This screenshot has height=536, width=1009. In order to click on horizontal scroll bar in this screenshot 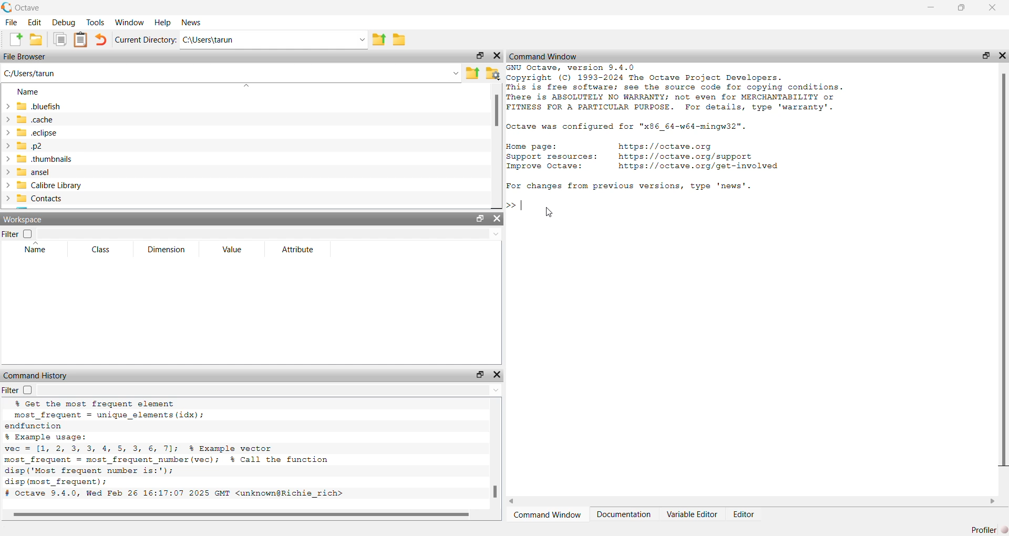, I will do `click(752, 501)`.